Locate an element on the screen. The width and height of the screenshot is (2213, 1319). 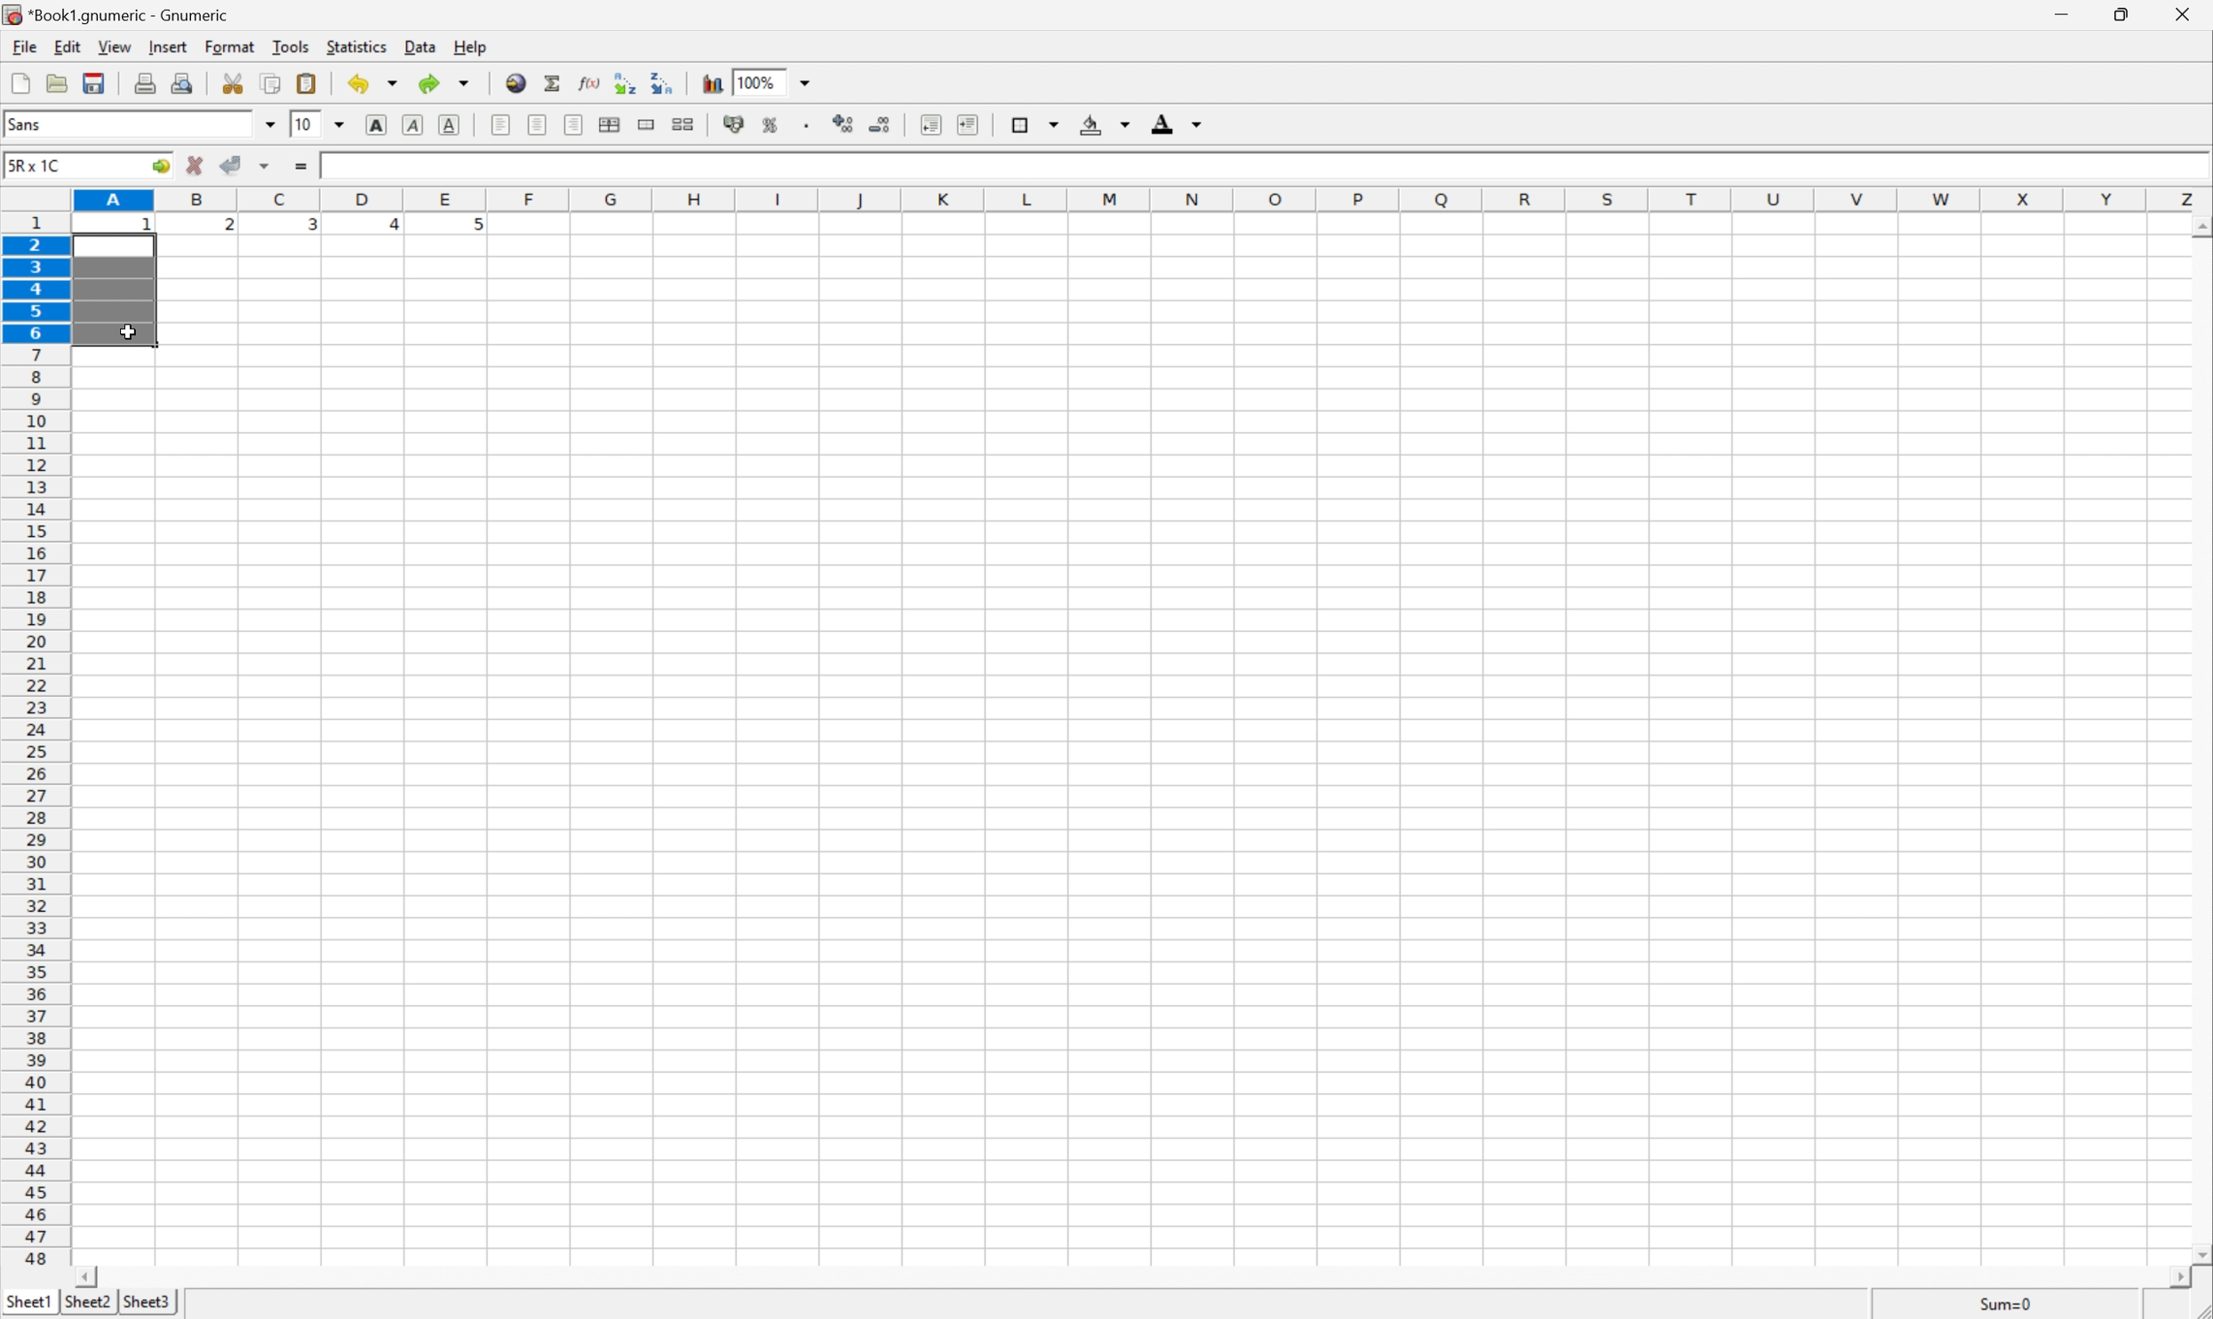
selected cells is located at coordinates (116, 293).